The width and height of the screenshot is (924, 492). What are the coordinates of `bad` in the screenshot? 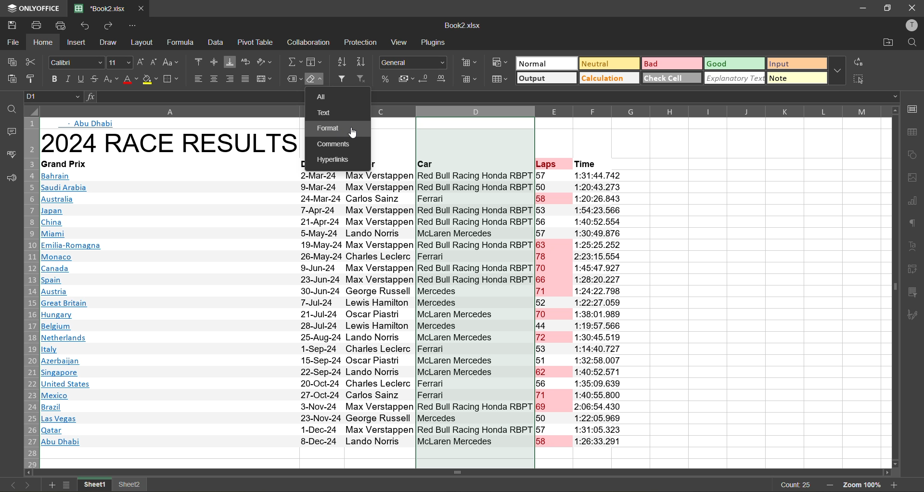 It's located at (671, 64).